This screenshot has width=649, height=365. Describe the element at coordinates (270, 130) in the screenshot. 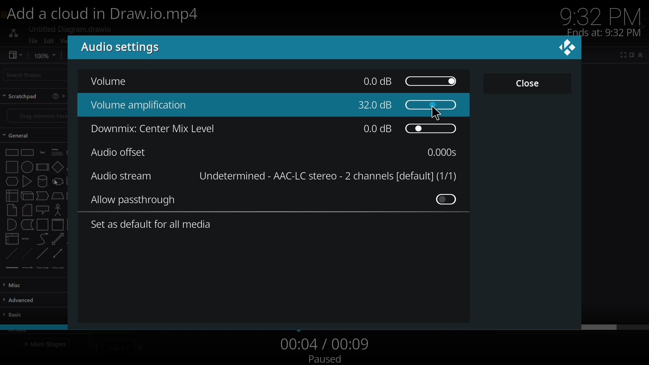

I see `Downmix: Center Mix Level 00dB ` at that location.